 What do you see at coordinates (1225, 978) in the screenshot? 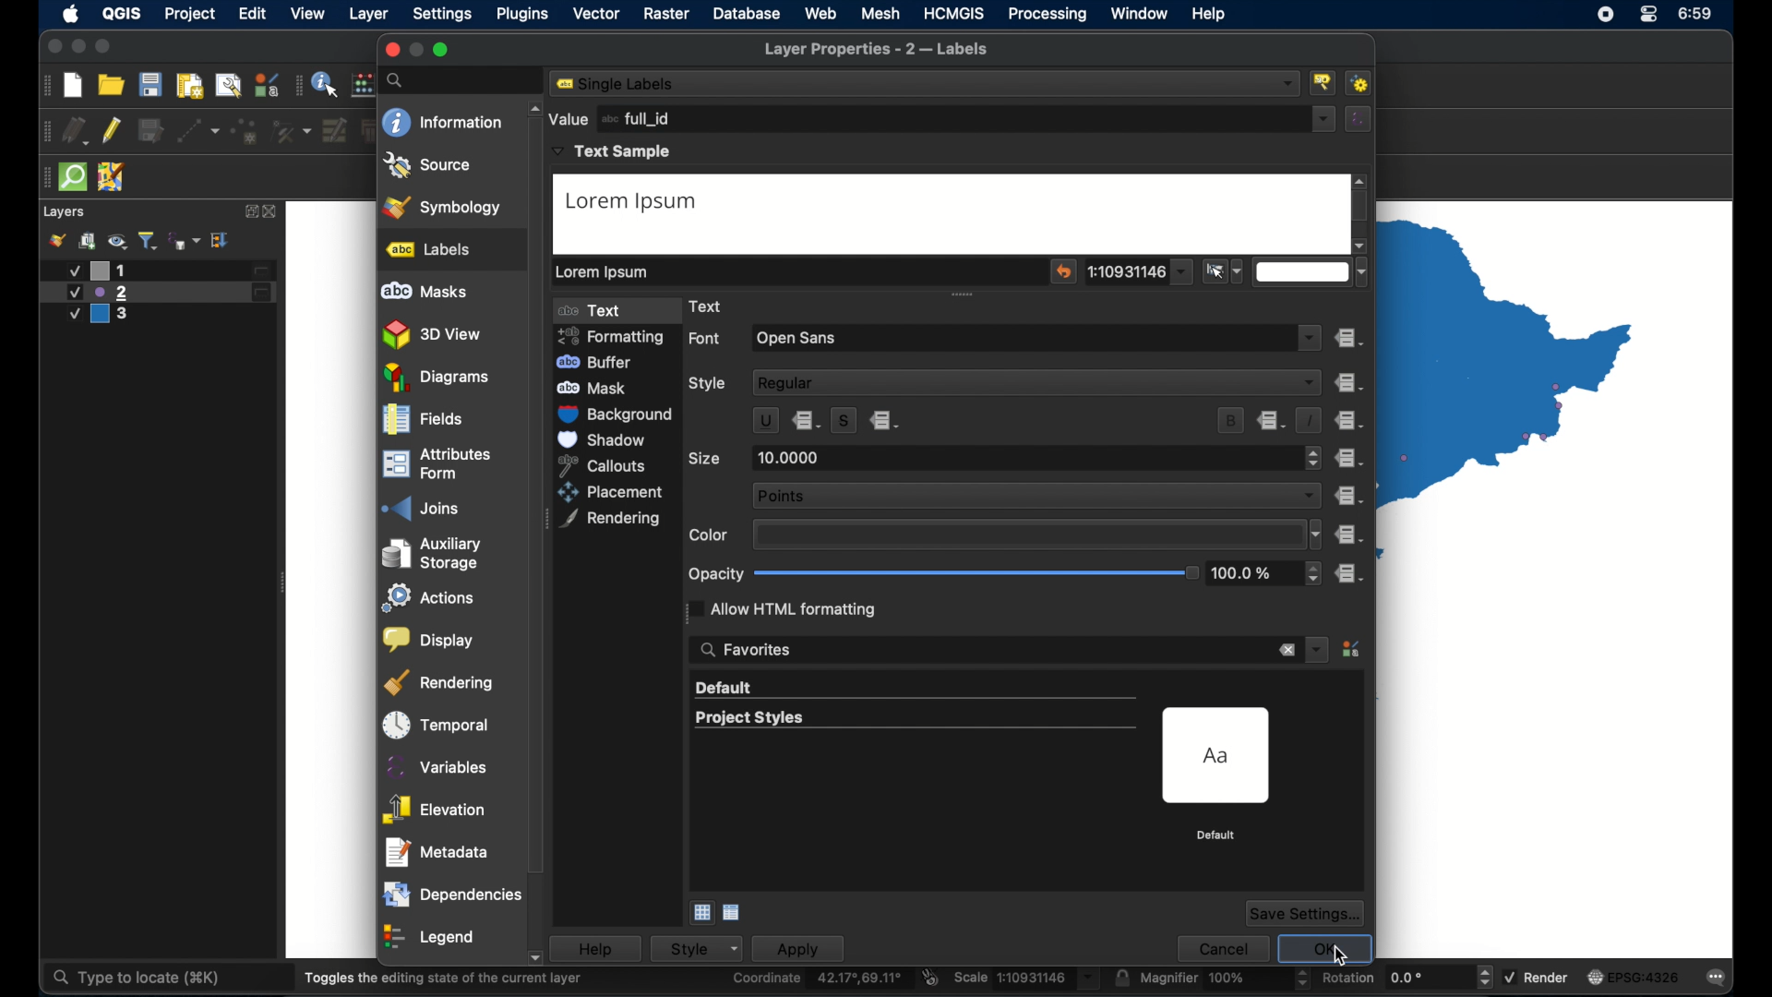
I see `magnifier` at bounding box center [1225, 978].